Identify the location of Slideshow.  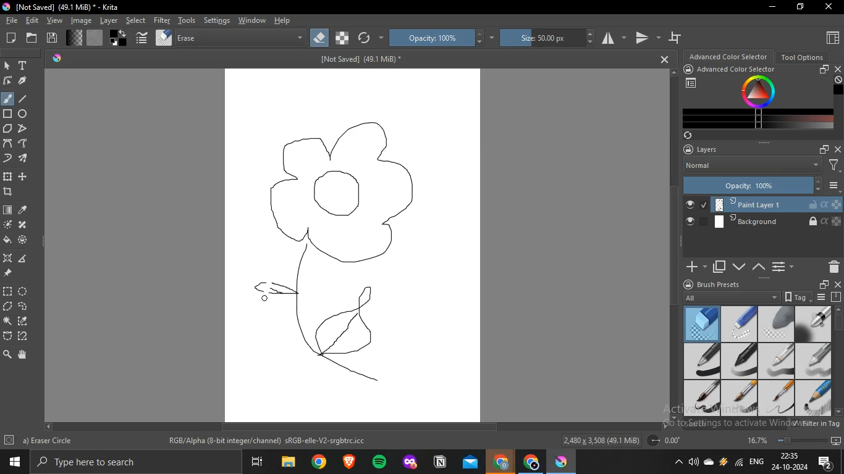
(836, 439).